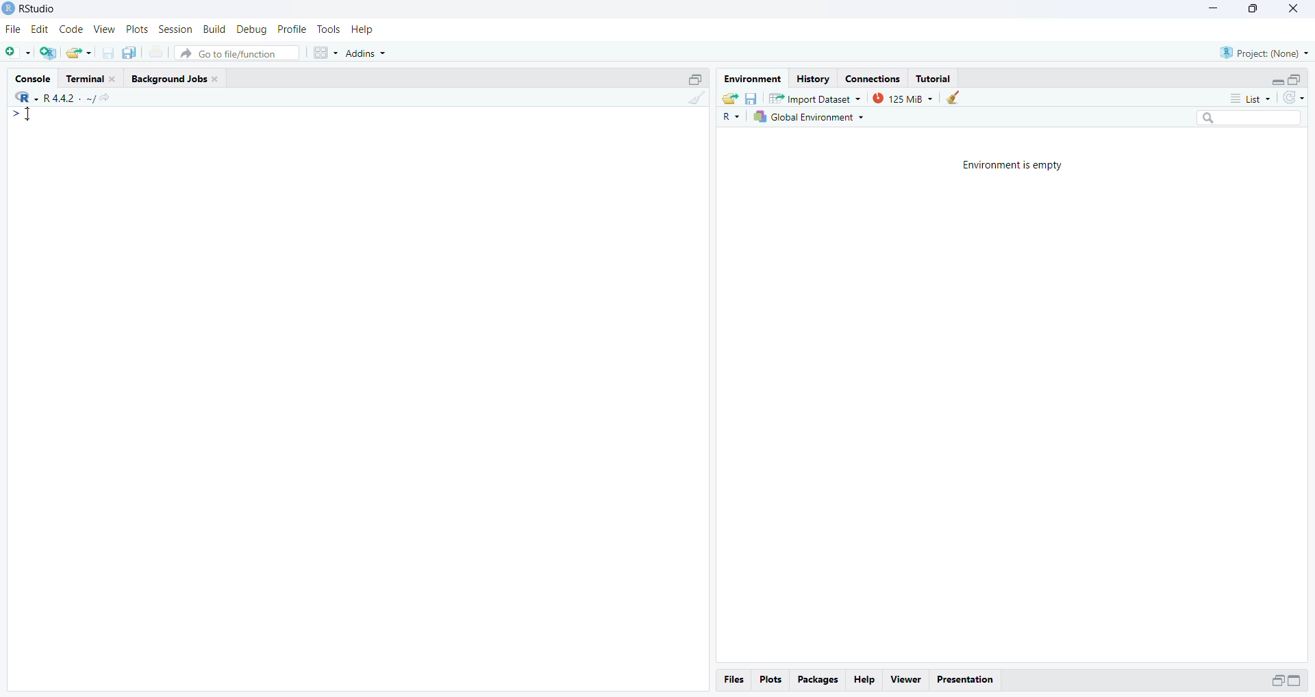 The image size is (1315, 697). What do you see at coordinates (47, 97) in the screenshot?
I see `R 4.4.2.` at bounding box center [47, 97].